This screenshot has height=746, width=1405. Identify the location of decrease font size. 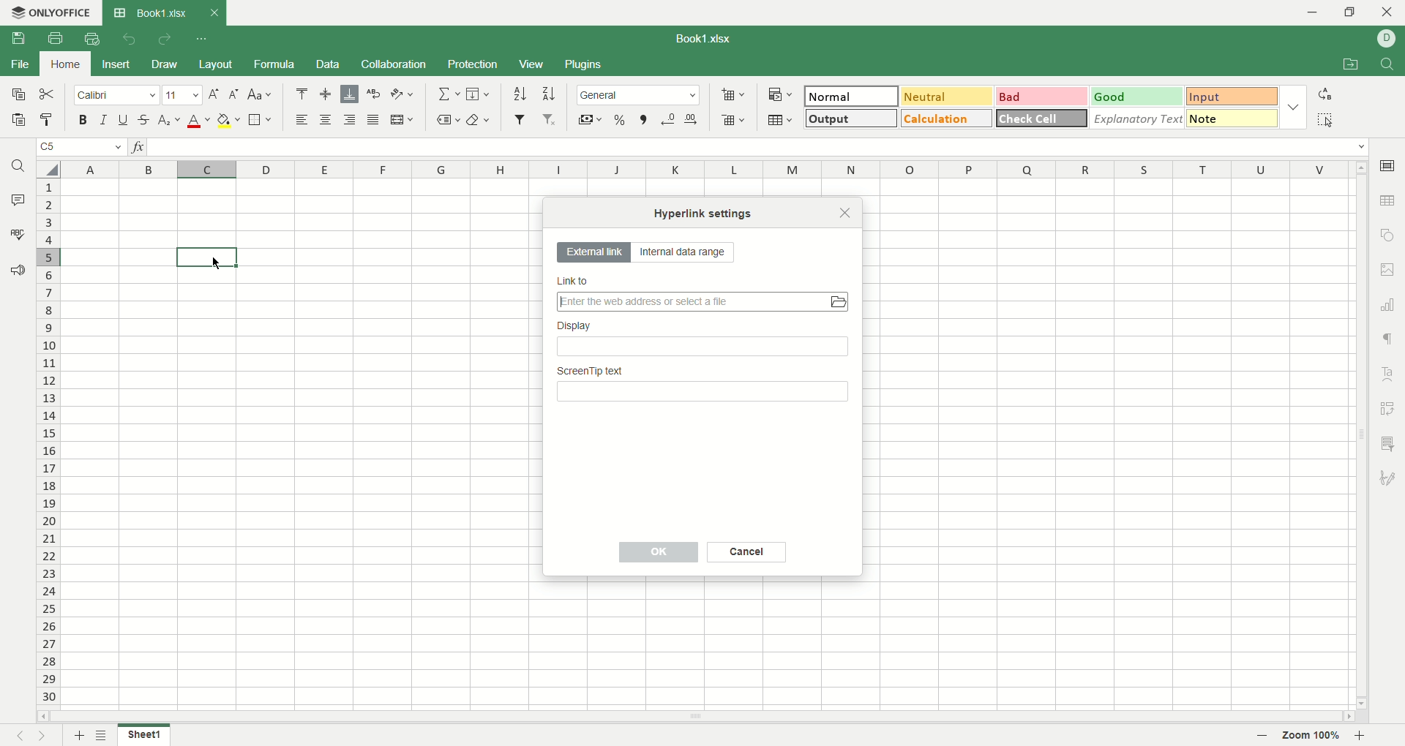
(234, 94).